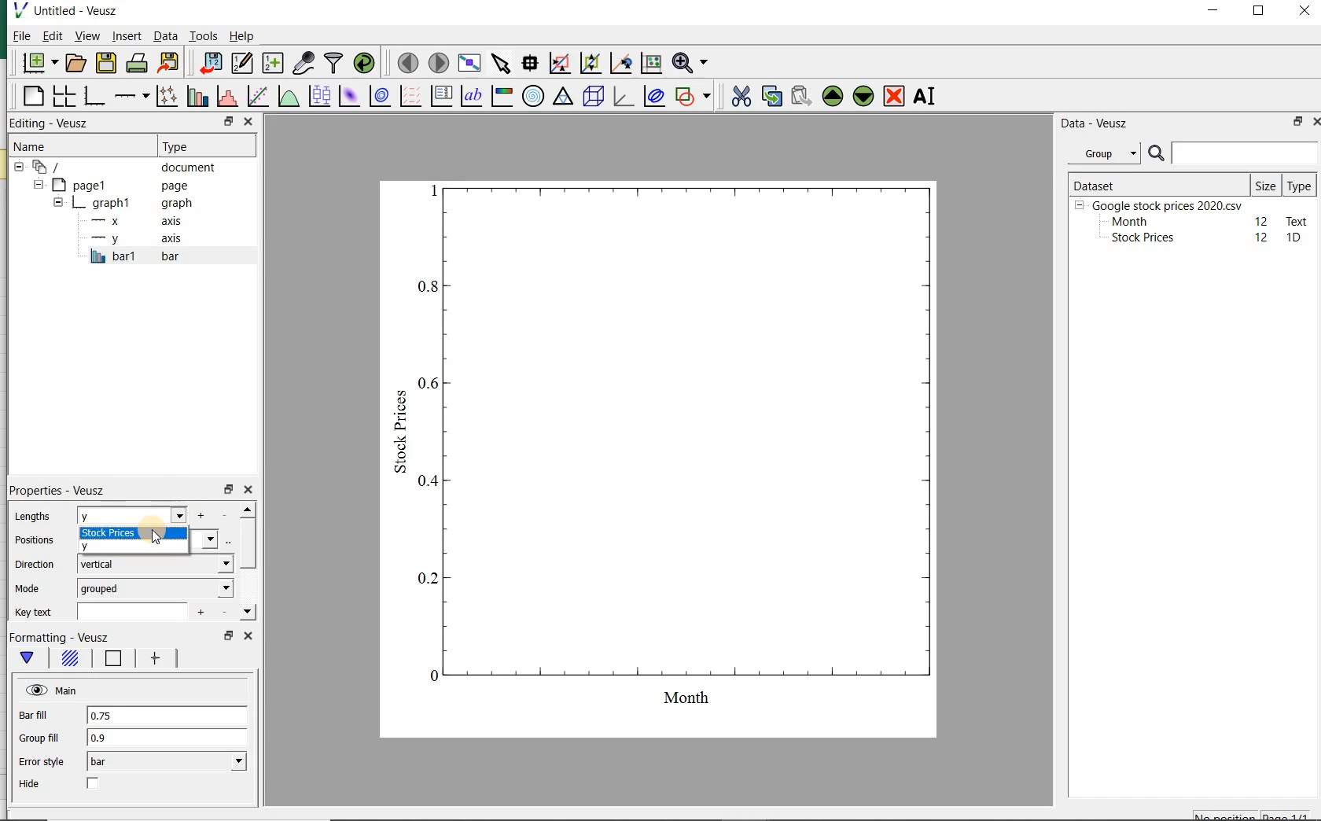  I want to click on import data into Veusz, so click(208, 64).